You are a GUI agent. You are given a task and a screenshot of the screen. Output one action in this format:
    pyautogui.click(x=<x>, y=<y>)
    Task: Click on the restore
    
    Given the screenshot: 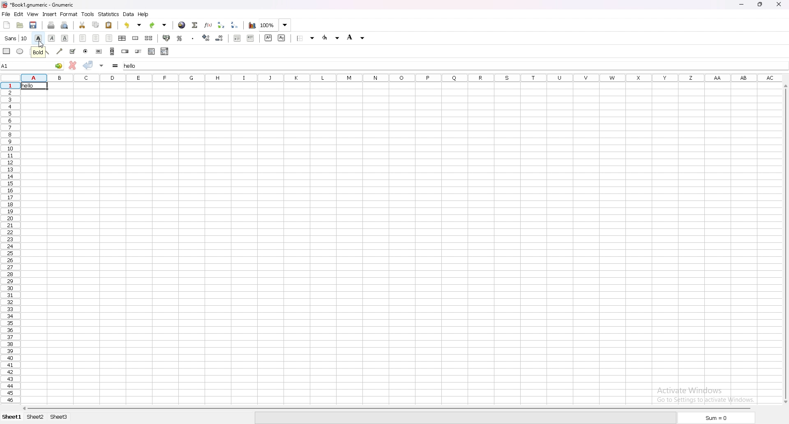 What is the action you would take?
    pyautogui.click(x=760, y=4)
    